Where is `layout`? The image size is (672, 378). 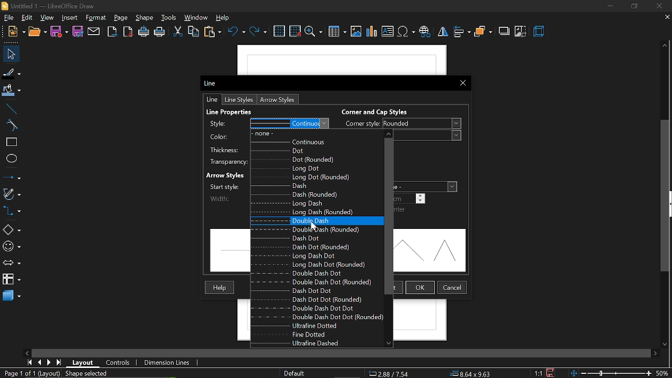
layout is located at coordinates (83, 363).